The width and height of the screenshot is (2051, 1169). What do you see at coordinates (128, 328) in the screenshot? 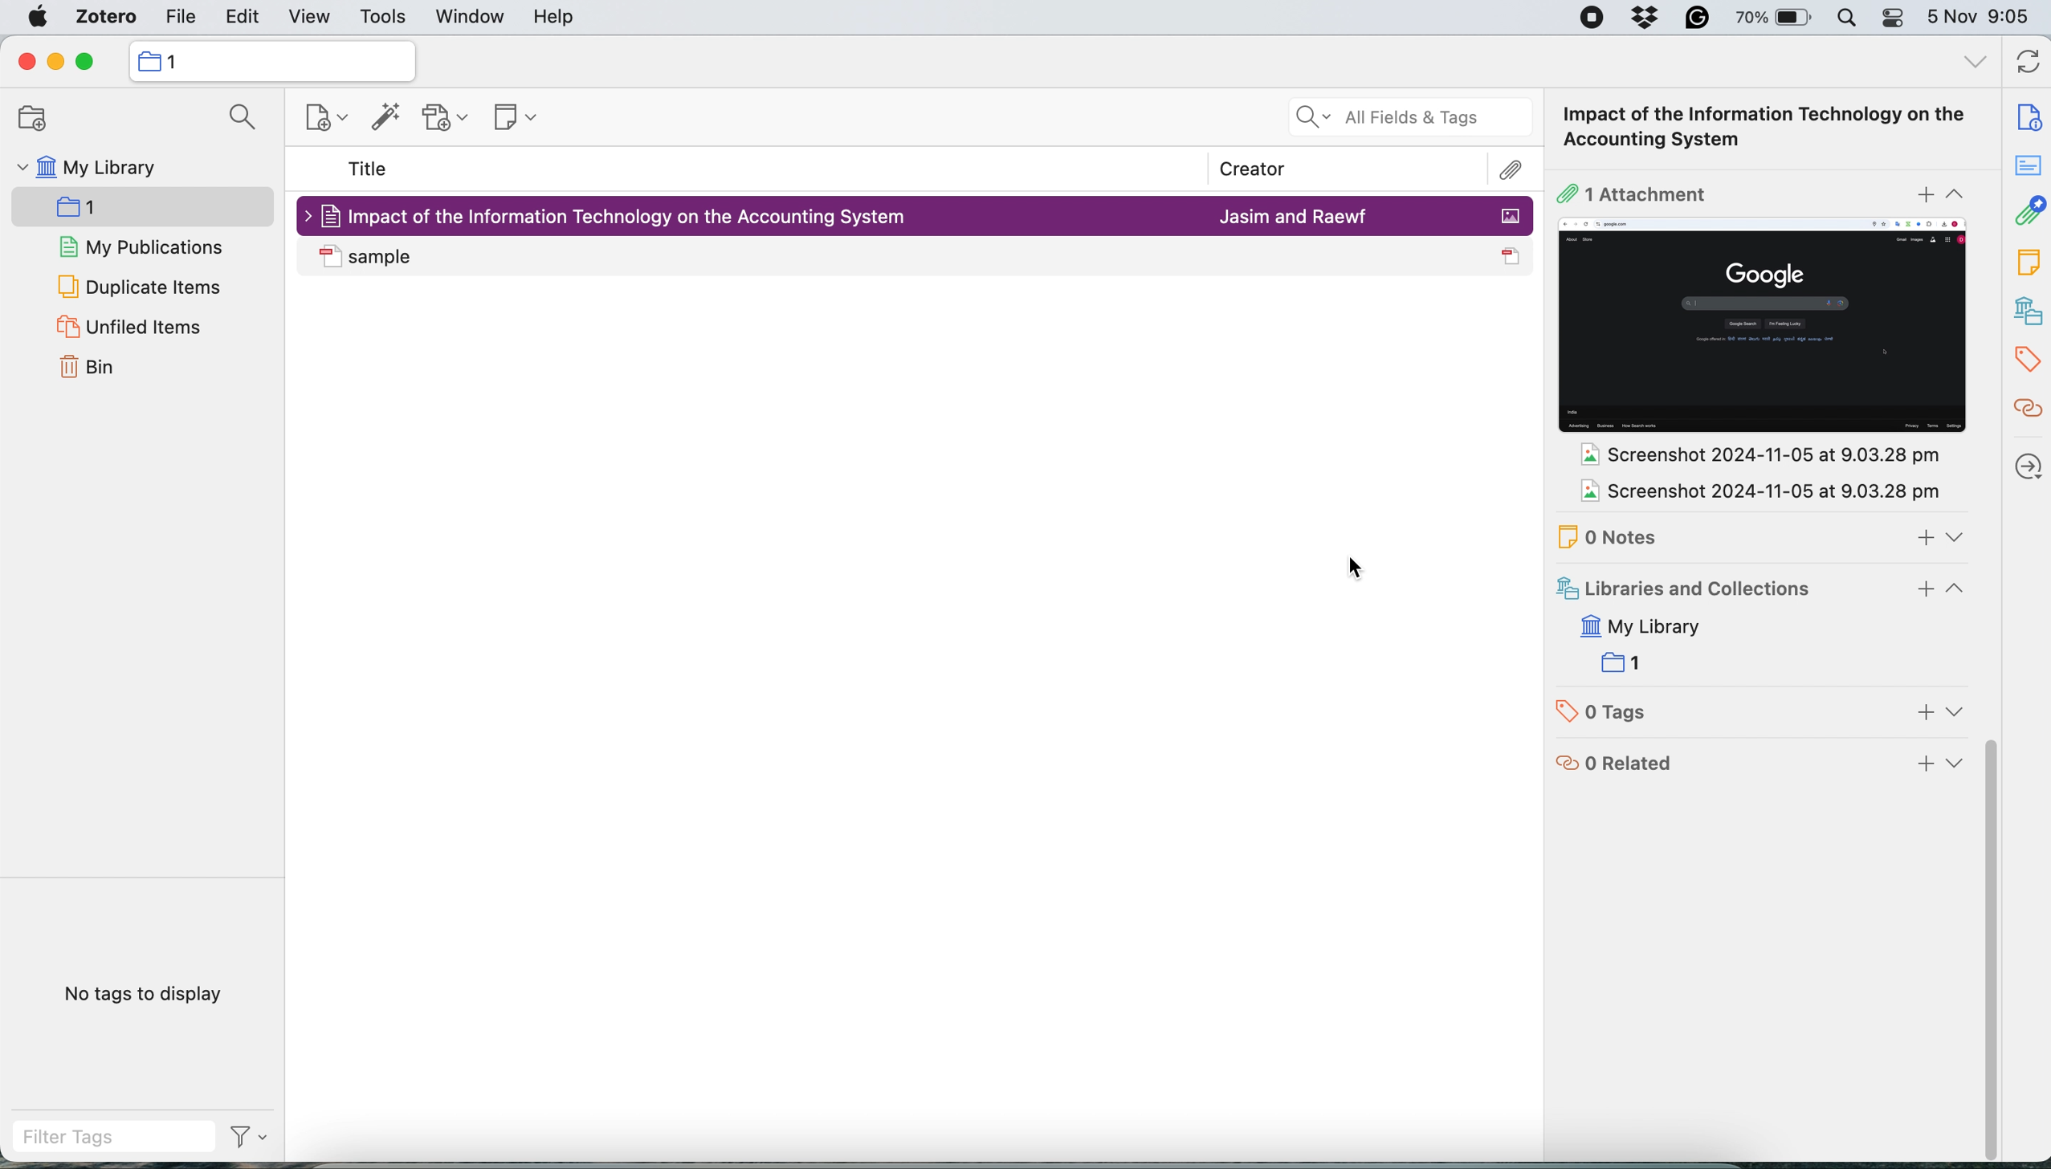
I see `unfiled items` at bounding box center [128, 328].